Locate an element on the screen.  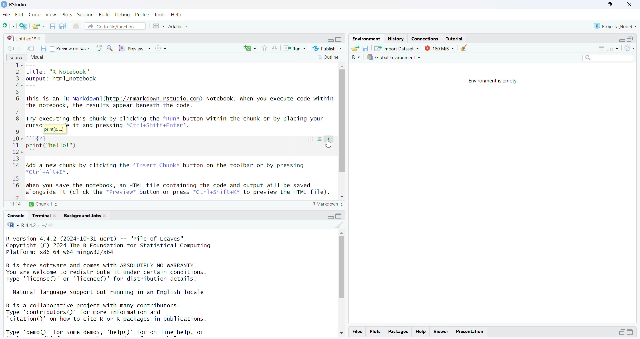
code is located at coordinates (35, 14).